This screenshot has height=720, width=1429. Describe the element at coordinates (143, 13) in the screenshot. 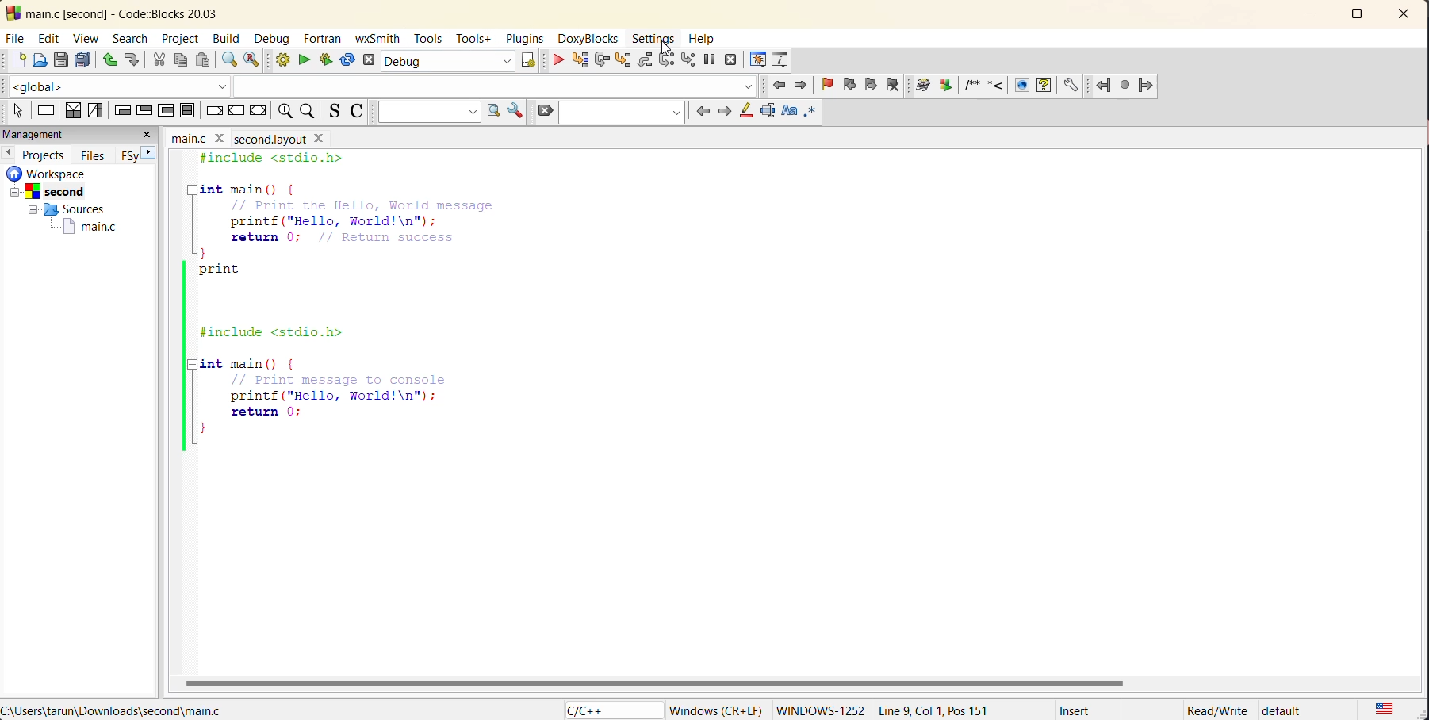

I see `app name and file name` at that location.